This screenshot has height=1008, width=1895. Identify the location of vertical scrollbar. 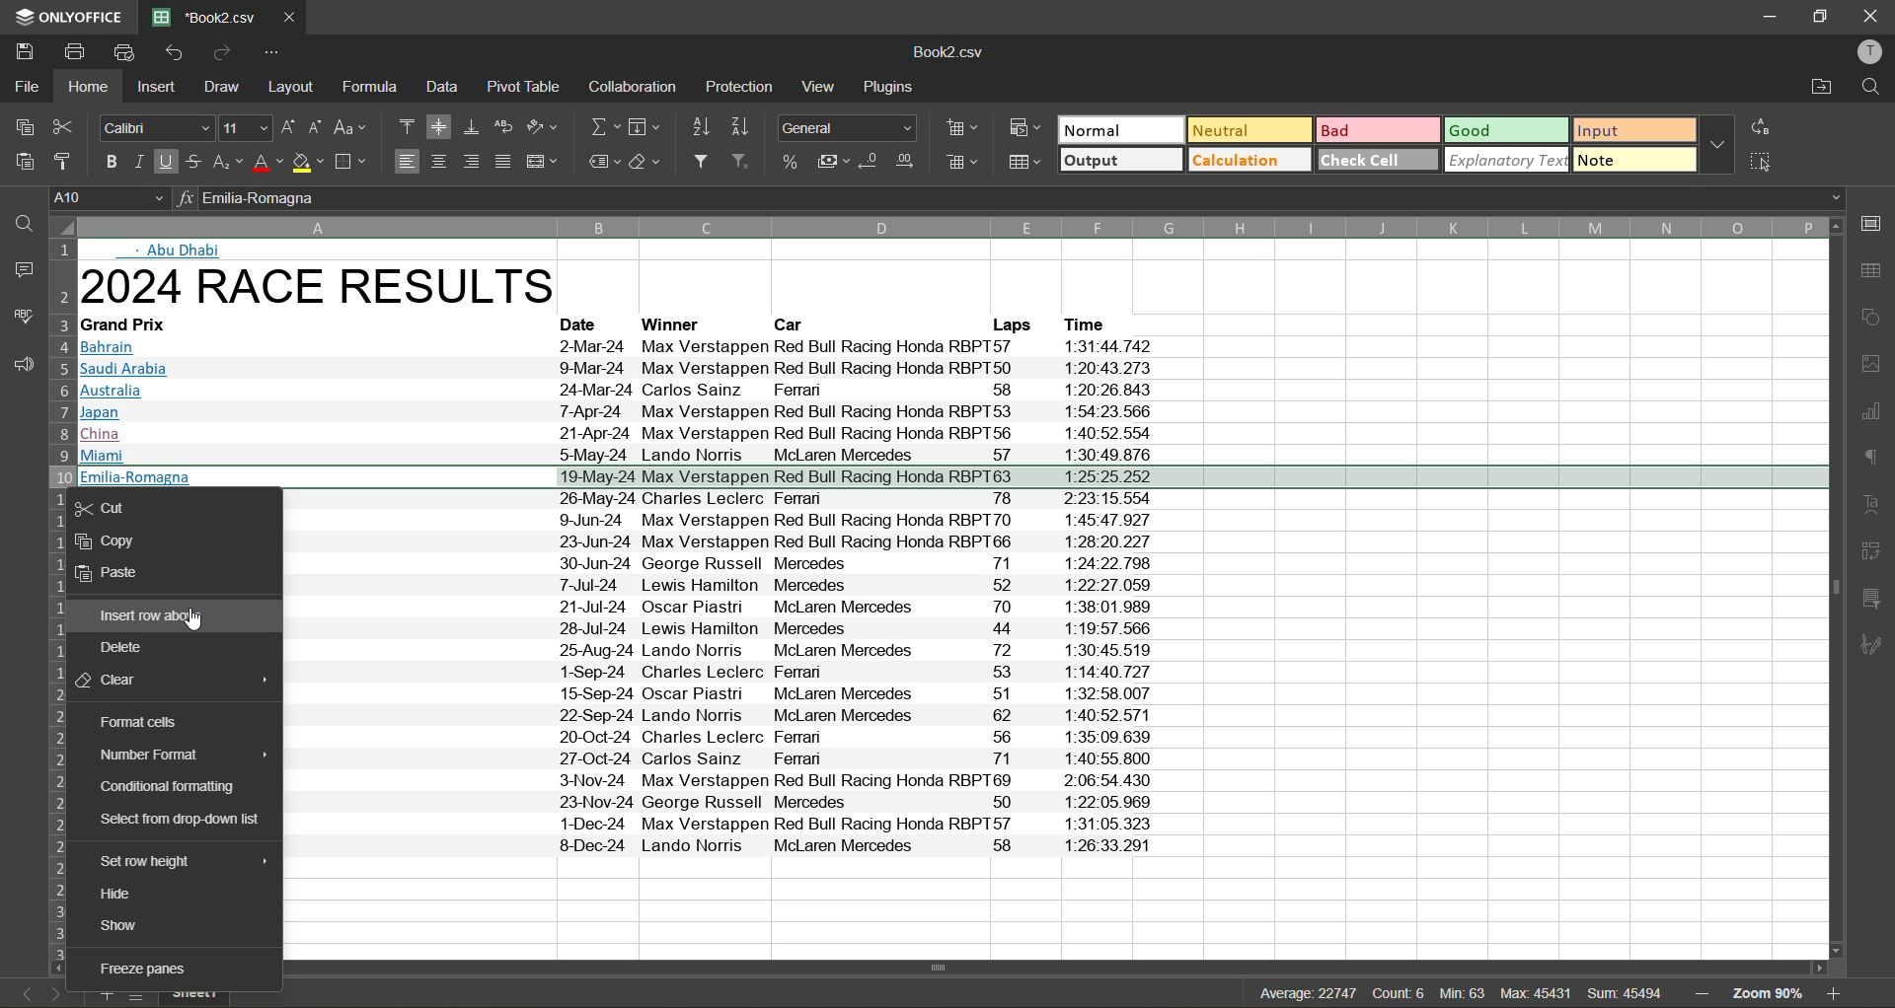
(1835, 590).